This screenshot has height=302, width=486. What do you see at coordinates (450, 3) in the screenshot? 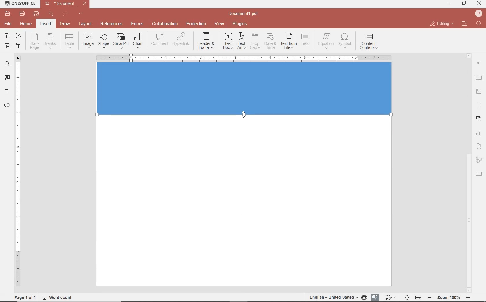
I see `minimize` at bounding box center [450, 3].